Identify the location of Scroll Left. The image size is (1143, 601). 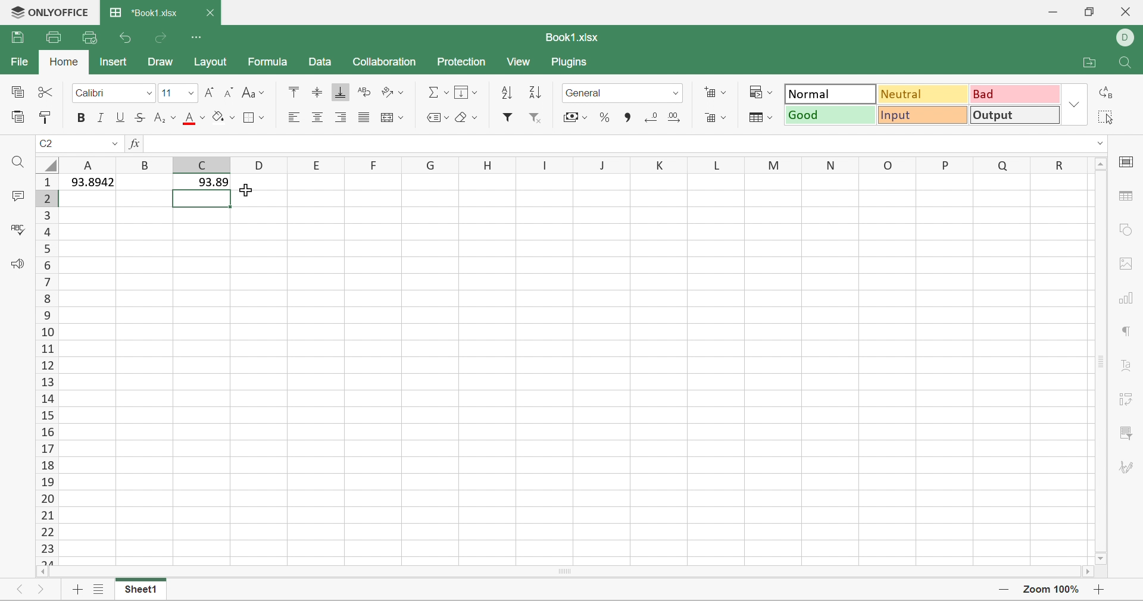
(43, 573).